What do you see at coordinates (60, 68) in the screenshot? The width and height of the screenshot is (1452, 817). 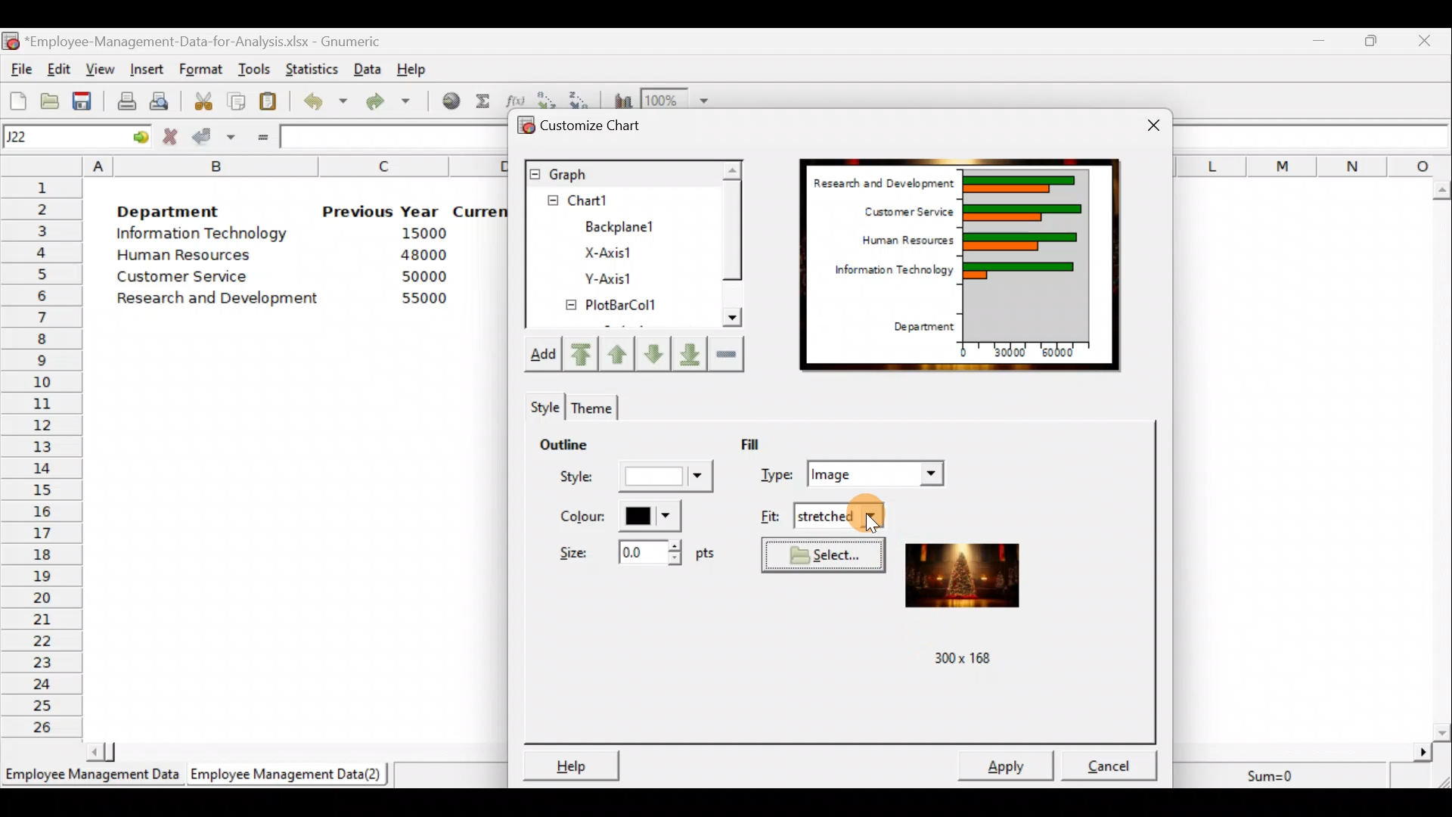 I see `Edit` at bounding box center [60, 68].